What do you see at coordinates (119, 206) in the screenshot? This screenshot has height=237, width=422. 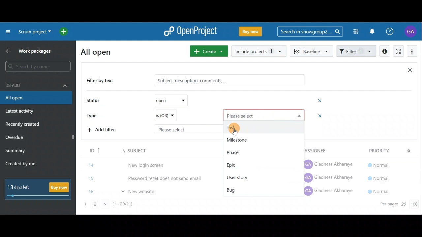 I see `Page number` at bounding box center [119, 206].